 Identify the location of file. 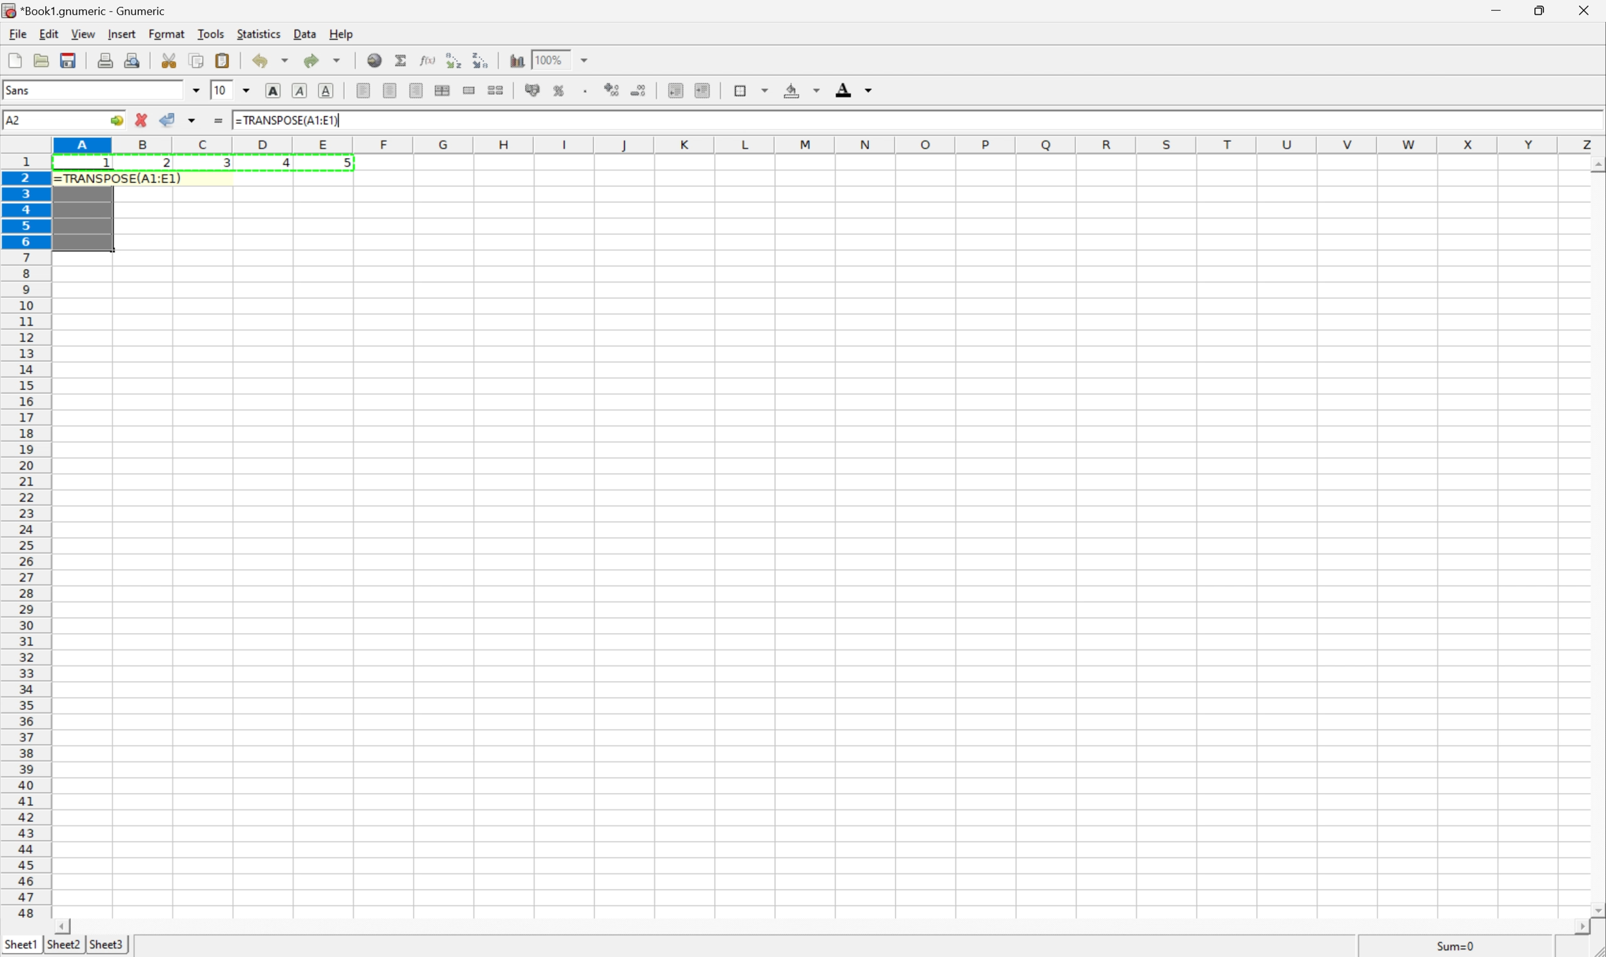
(13, 33).